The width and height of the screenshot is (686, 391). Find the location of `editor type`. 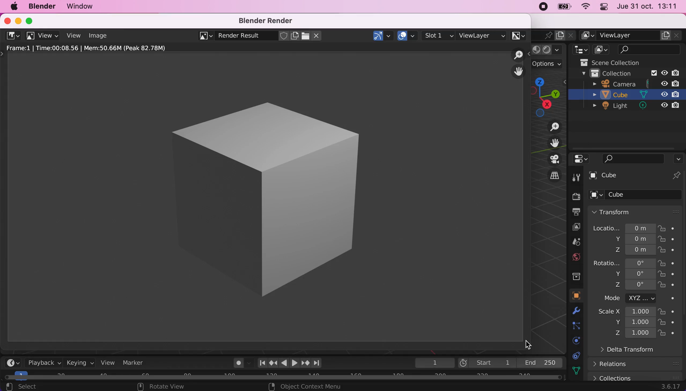

editor type is located at coordinates (579, 49).